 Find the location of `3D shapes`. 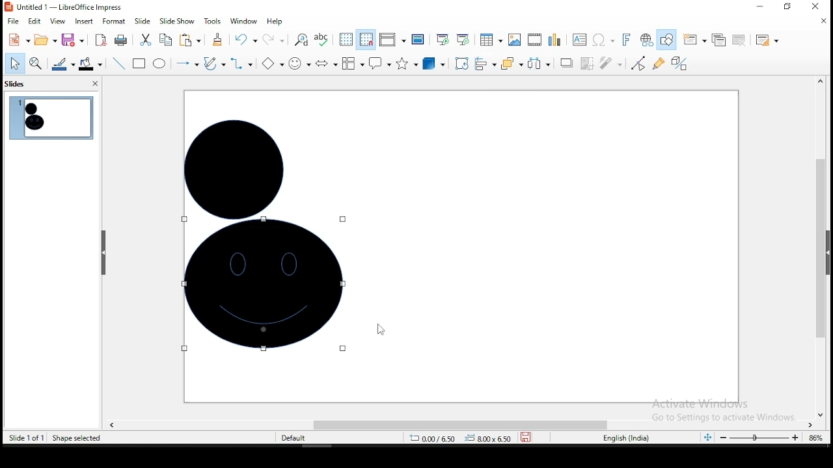

3D shapes is located at coordinates (434, 64).